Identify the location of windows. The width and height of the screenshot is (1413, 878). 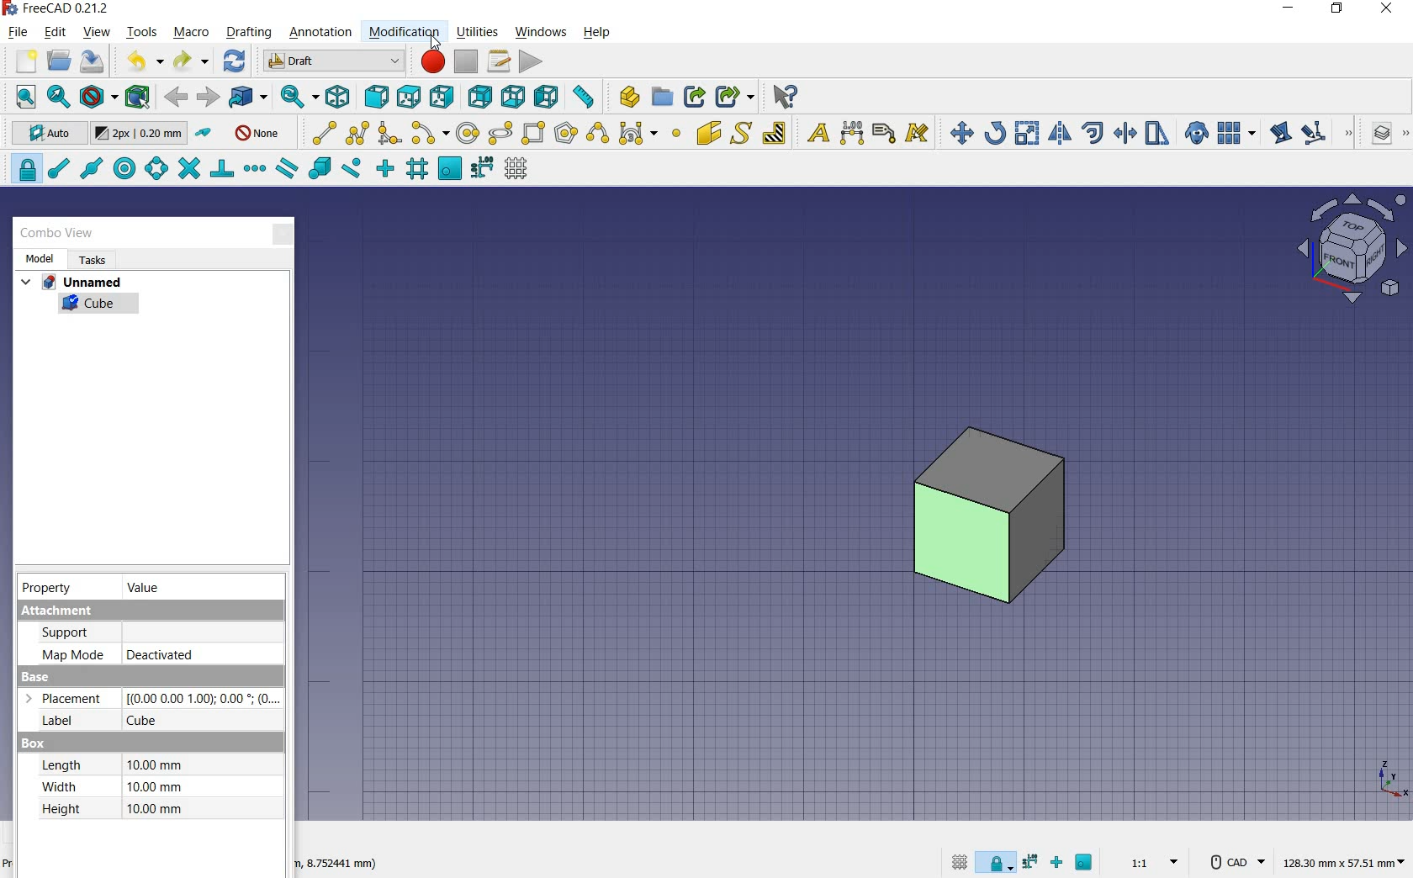
(540, 32).